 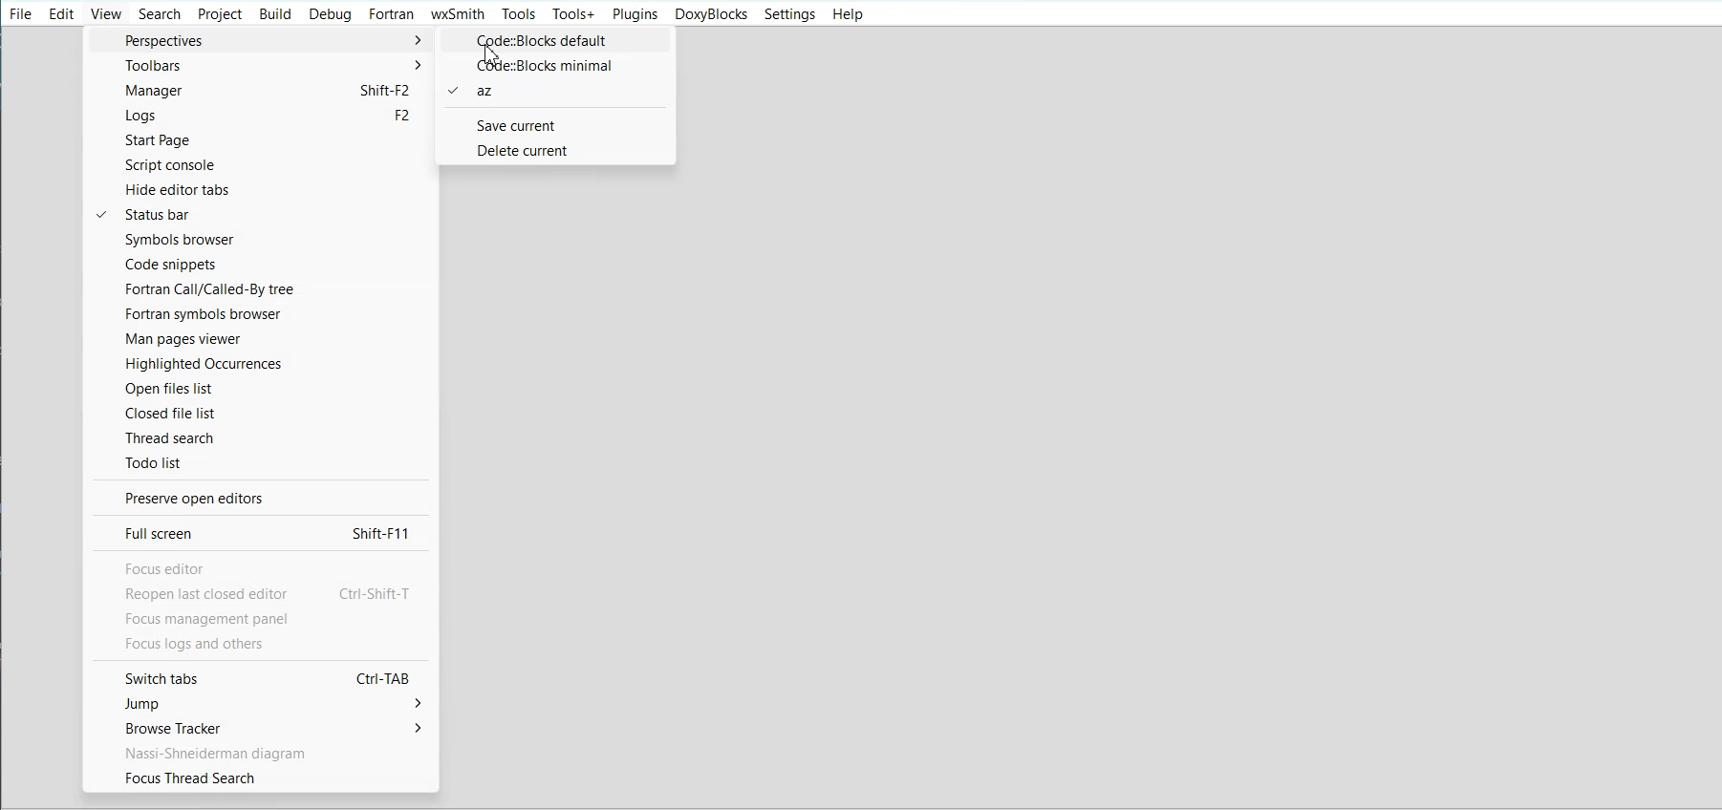 I want to click on Delete current, so click(x=548, y=150).